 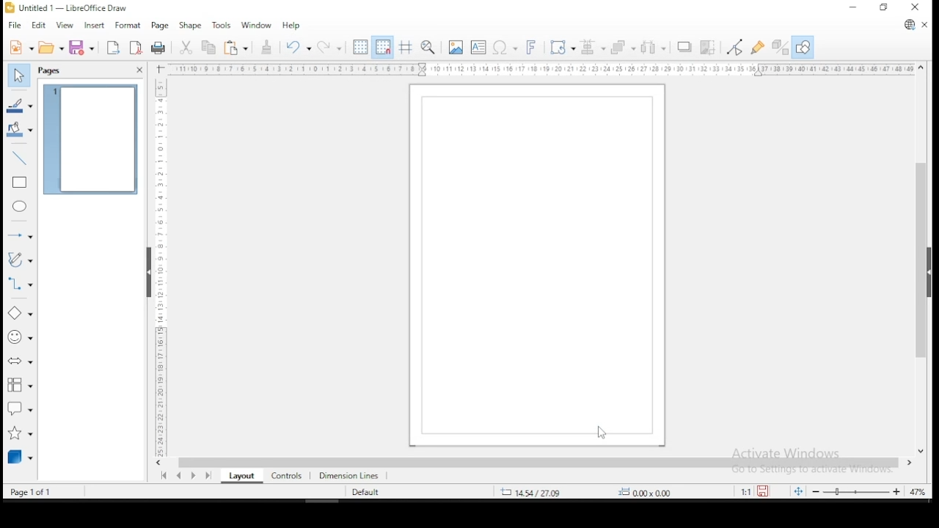 I want to click on crop, so click(x=708, y=47).